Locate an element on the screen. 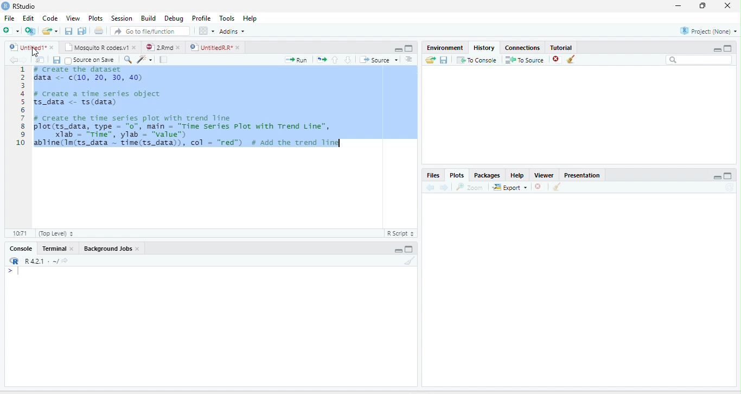 This screenshot has height=394, width=741. Open recent files is located at coordinates (56, 31).